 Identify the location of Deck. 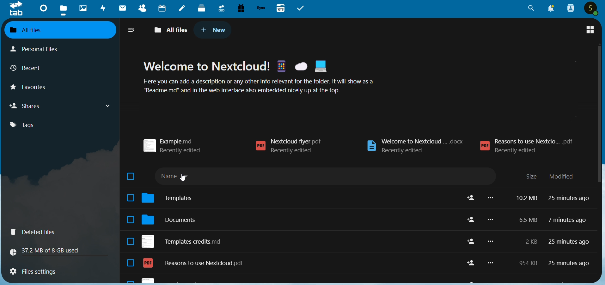
(203, 9).